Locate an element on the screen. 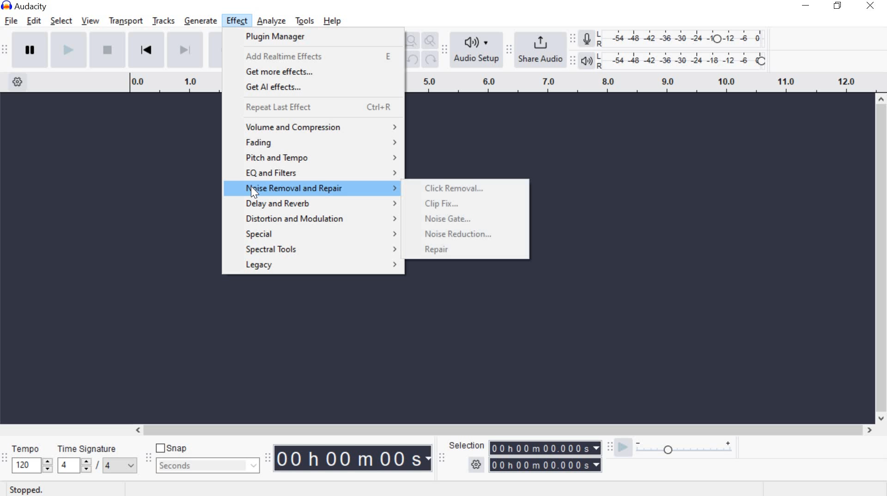  minimize is located at coordinates (804, 5).